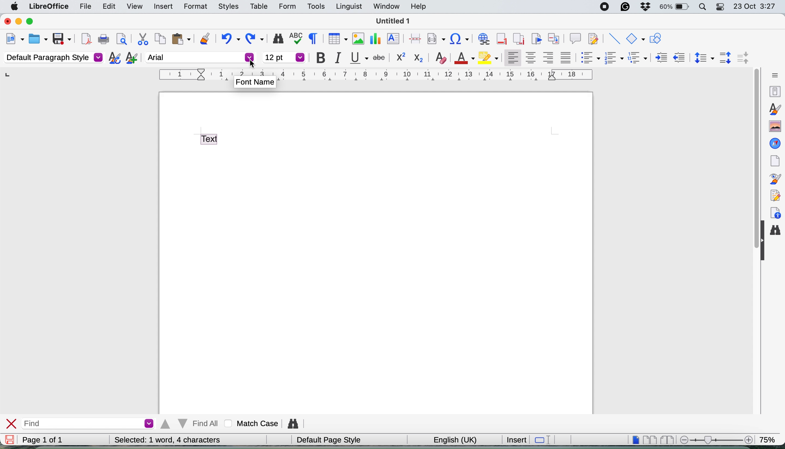  I want to click on clone formatting, so click(204, 39).